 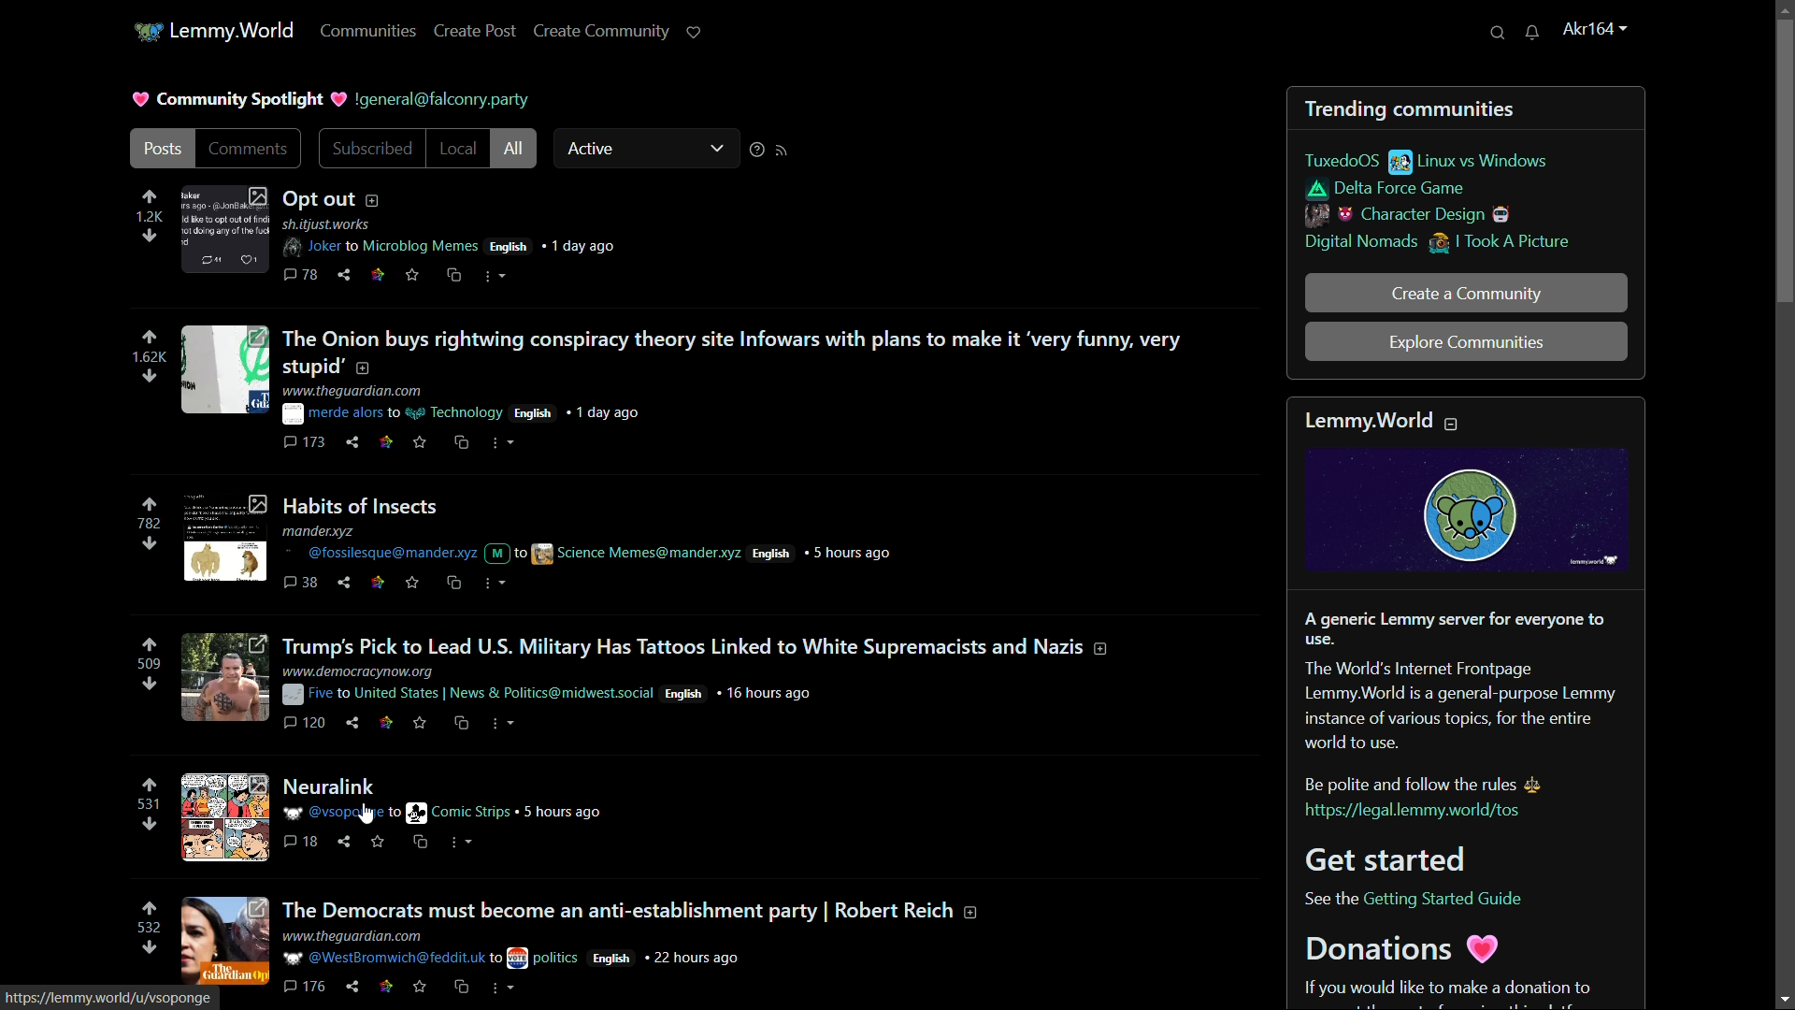 What do you see at coordinates (1782, 162) in the screenshot?
I see `scroll bar` at bounding box center [1782, 162].